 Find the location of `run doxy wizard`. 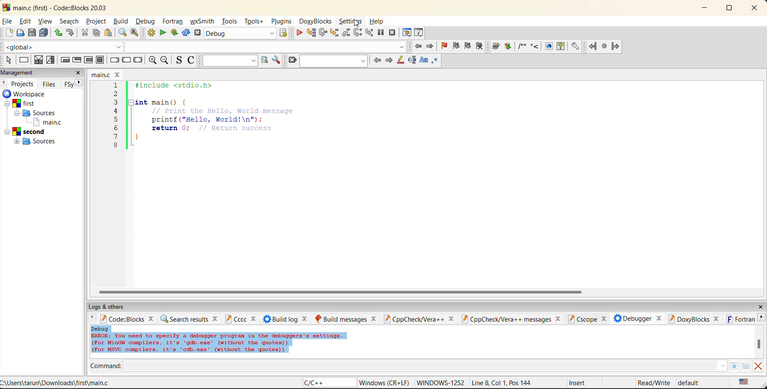

run doxy wizard is located at coordinates (497, 47).